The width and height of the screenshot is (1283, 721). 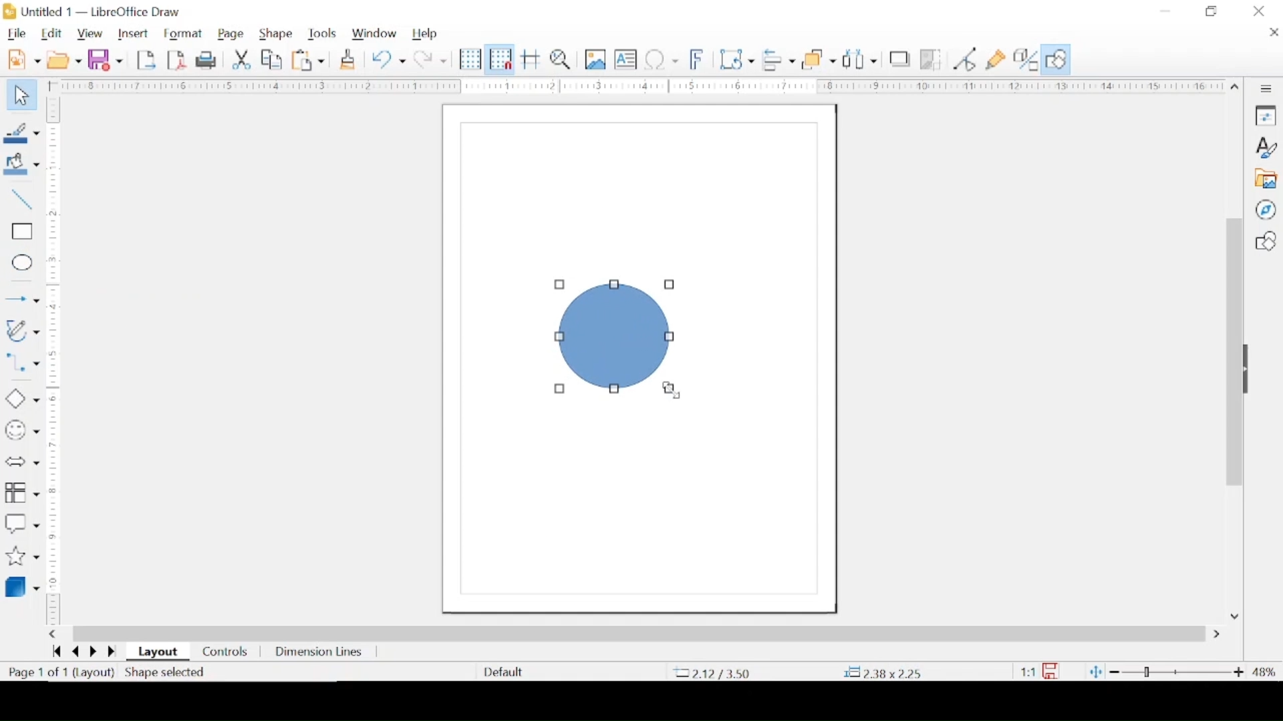 What do you see at coordinates (615, 284) in the screenshot?
I see `resize handle` at bounding box center [615, 284].